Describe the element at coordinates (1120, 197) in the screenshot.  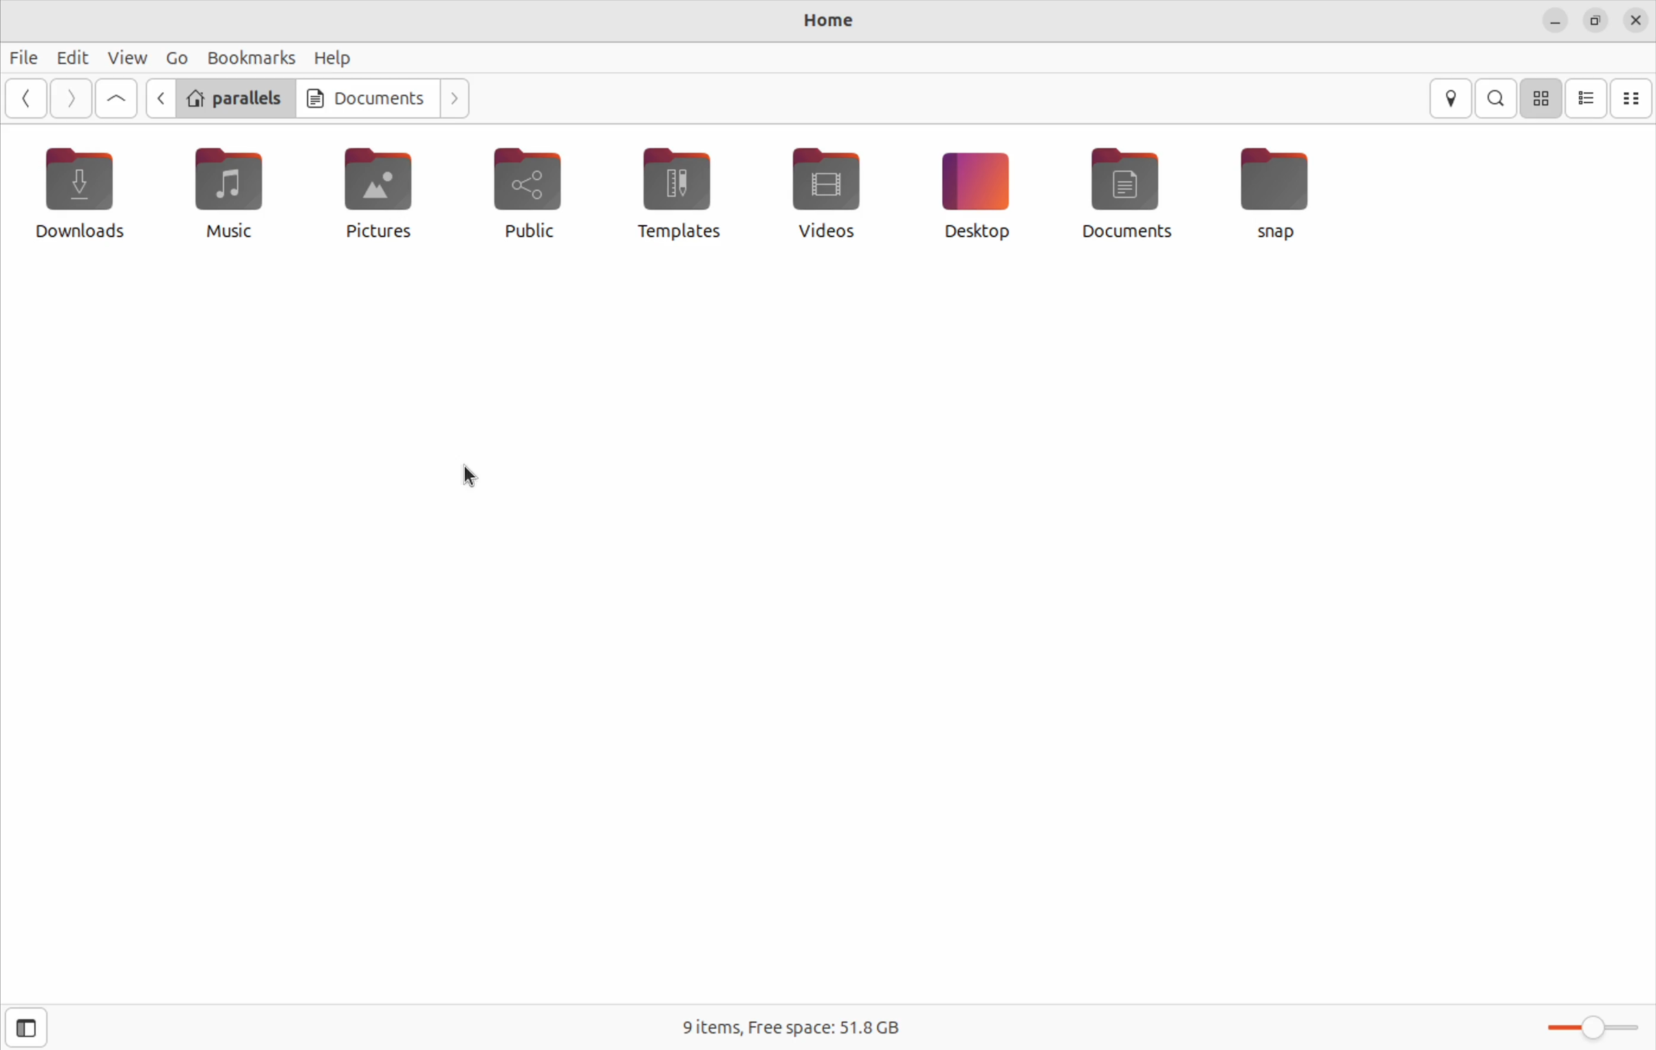
I see `documents` at that location.